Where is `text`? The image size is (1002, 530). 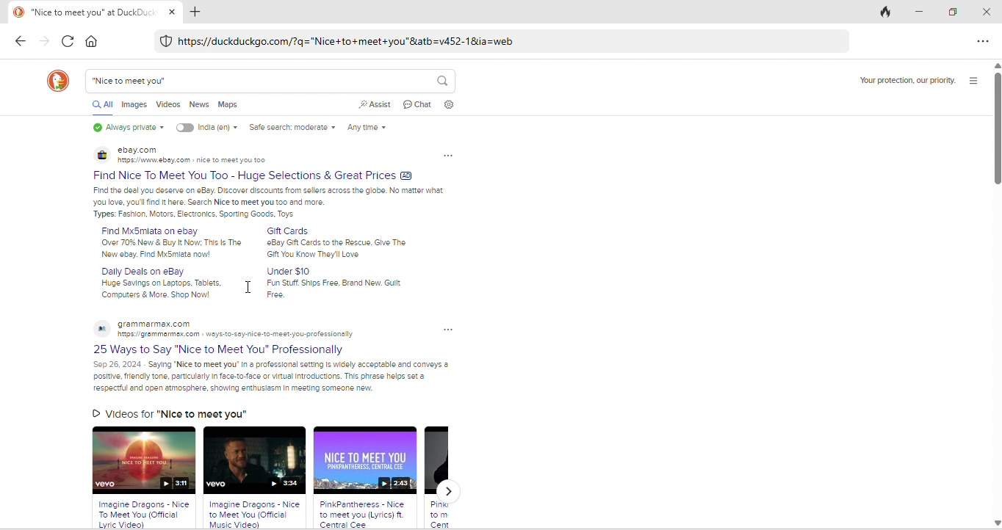
text is located at coordinates (156, 324).